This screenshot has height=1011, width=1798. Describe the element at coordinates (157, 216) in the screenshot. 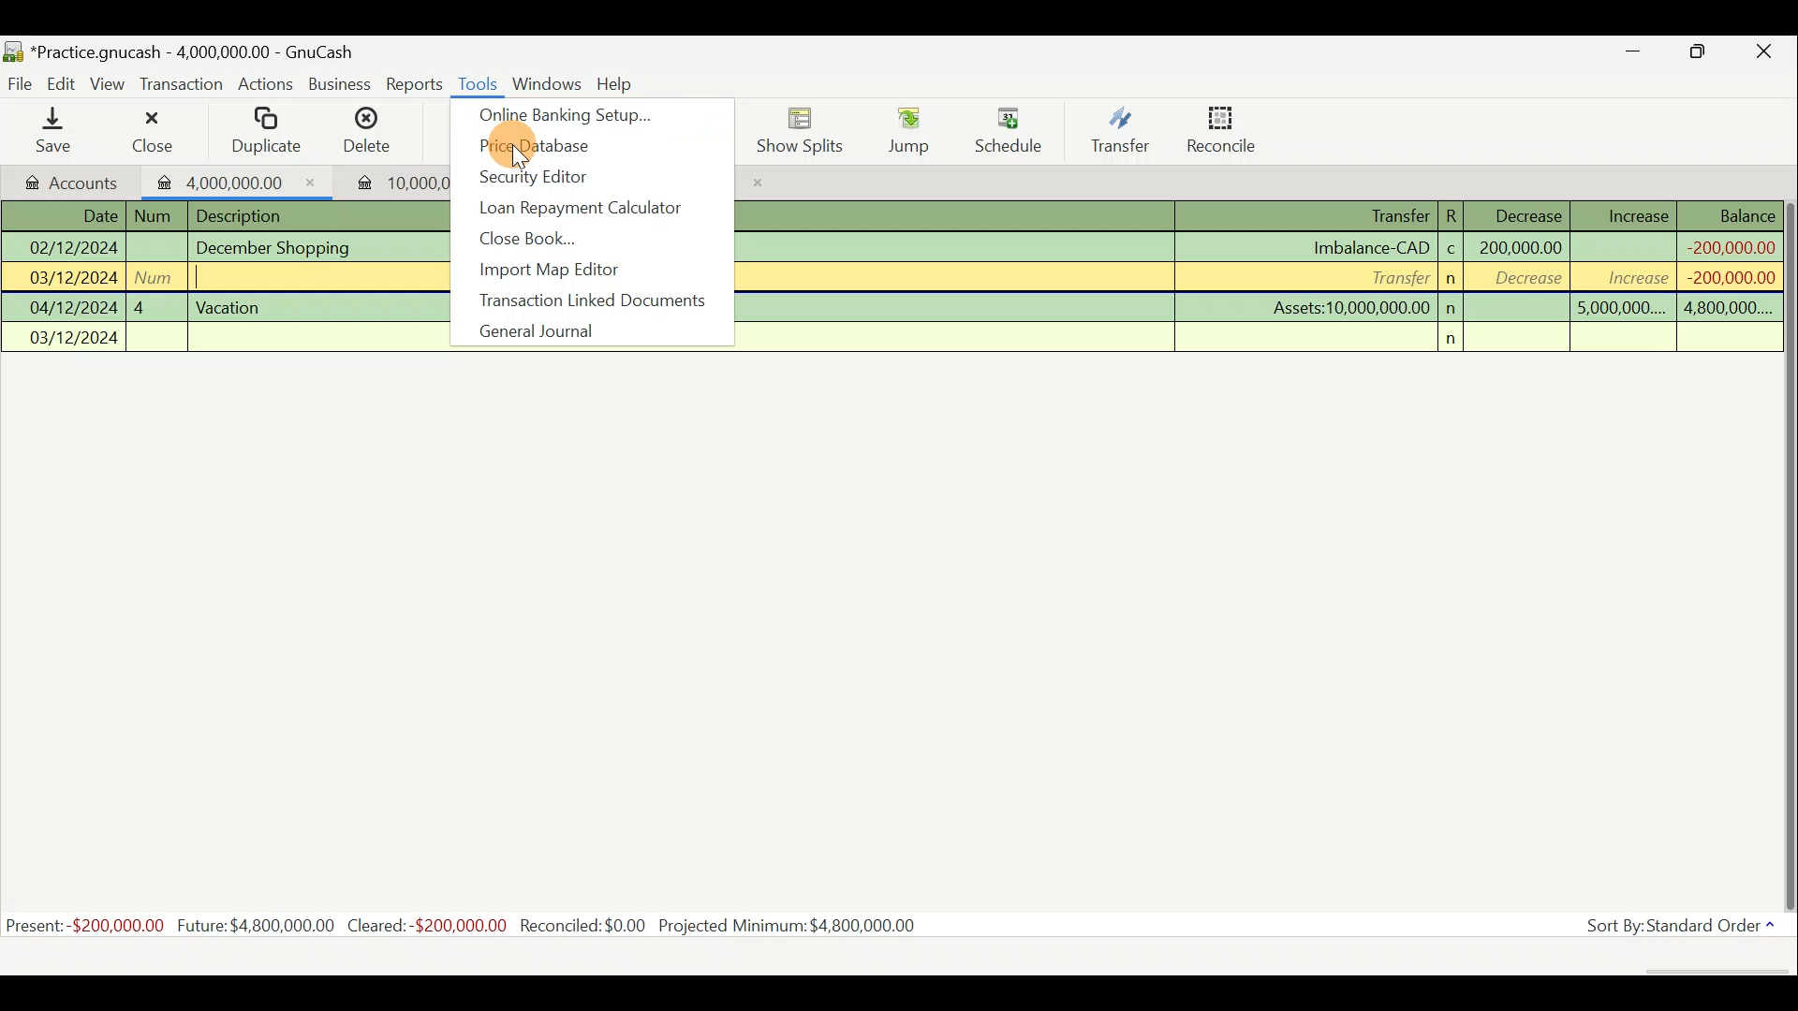

I see `num` at that location.